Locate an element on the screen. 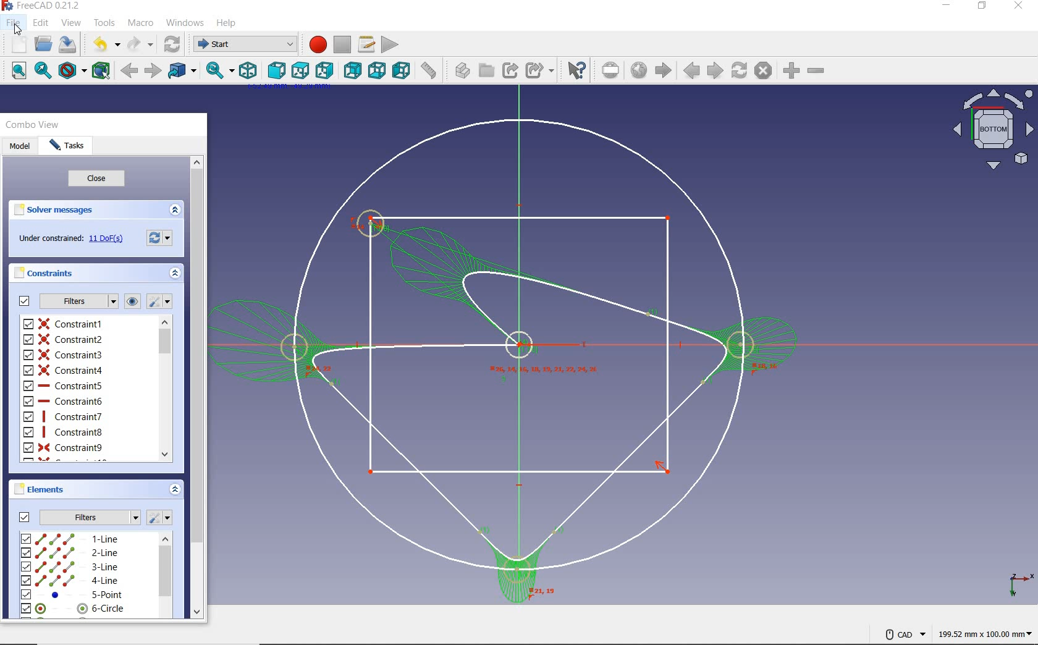  refresh is located at coordinates (169, 45).